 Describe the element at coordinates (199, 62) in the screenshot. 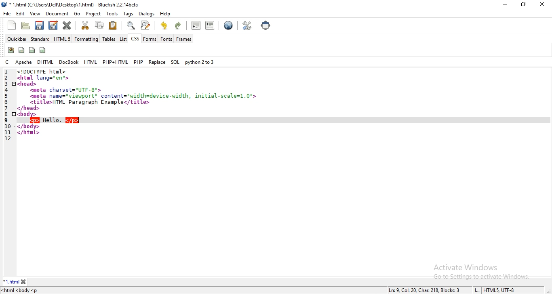

I see `python 2 to 3` at that location.